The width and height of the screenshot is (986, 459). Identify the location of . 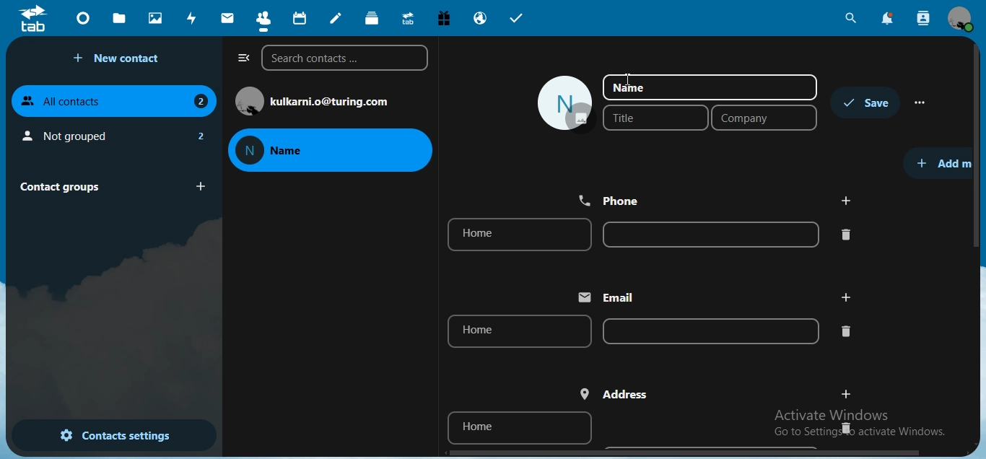
(710, 330).